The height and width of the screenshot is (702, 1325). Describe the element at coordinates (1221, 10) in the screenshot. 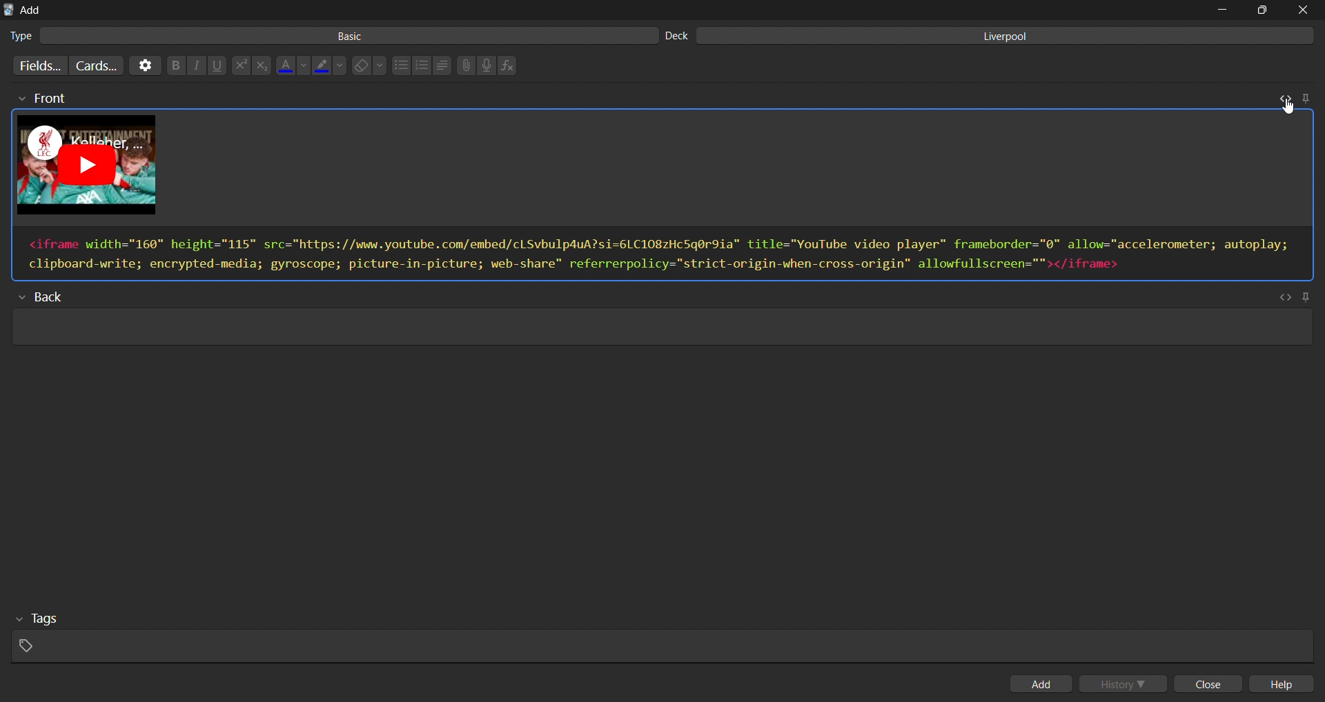

I see `minimize` at that location.